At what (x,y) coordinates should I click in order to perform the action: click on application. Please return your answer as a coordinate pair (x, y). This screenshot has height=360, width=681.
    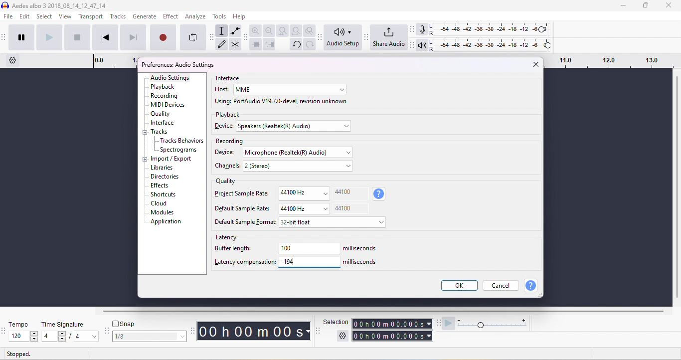
    Looking at the image, I should click on (166, 221).